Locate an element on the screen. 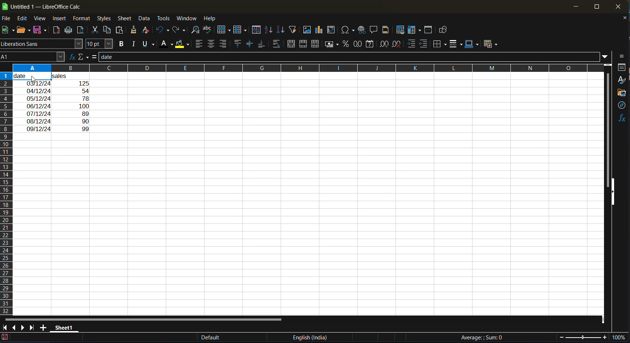  zoom slider is located at coordinates (582, 338).